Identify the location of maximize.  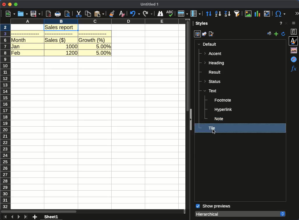
(16, 5).